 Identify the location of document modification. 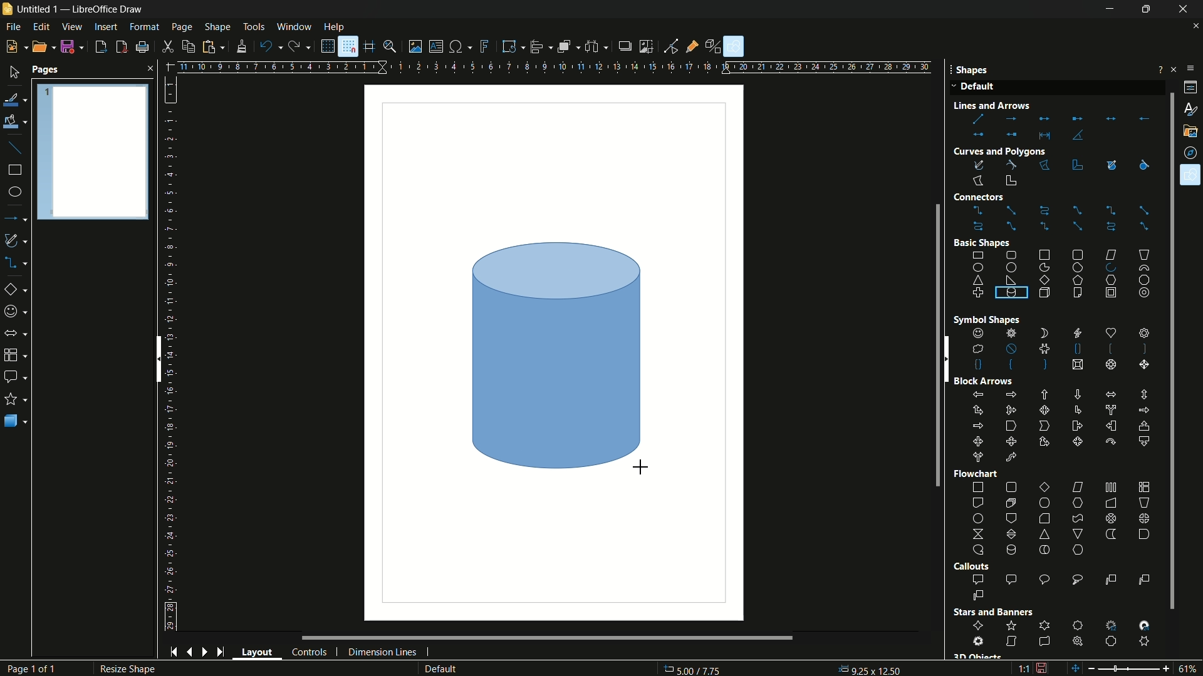
(1042, 667).